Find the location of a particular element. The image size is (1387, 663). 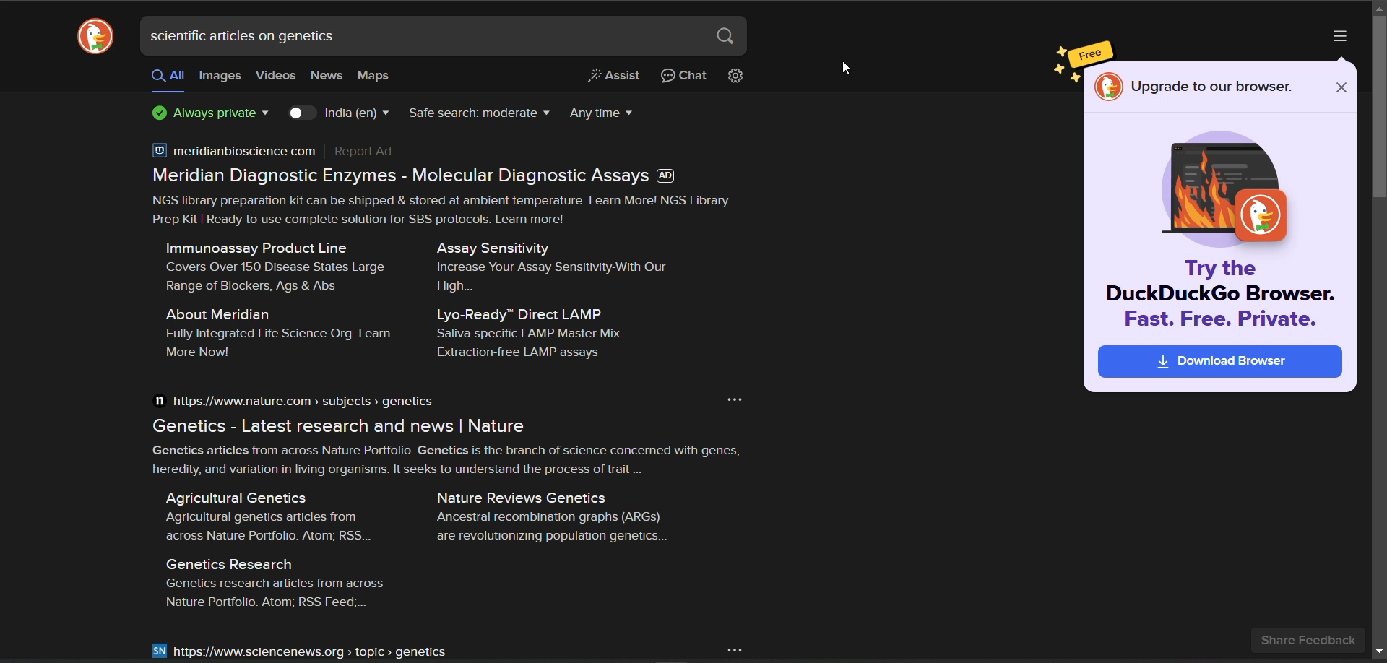

Try the
DuckDuckGo Browser.
Fast. Free. Private. is located at coordinates (1220, 320).